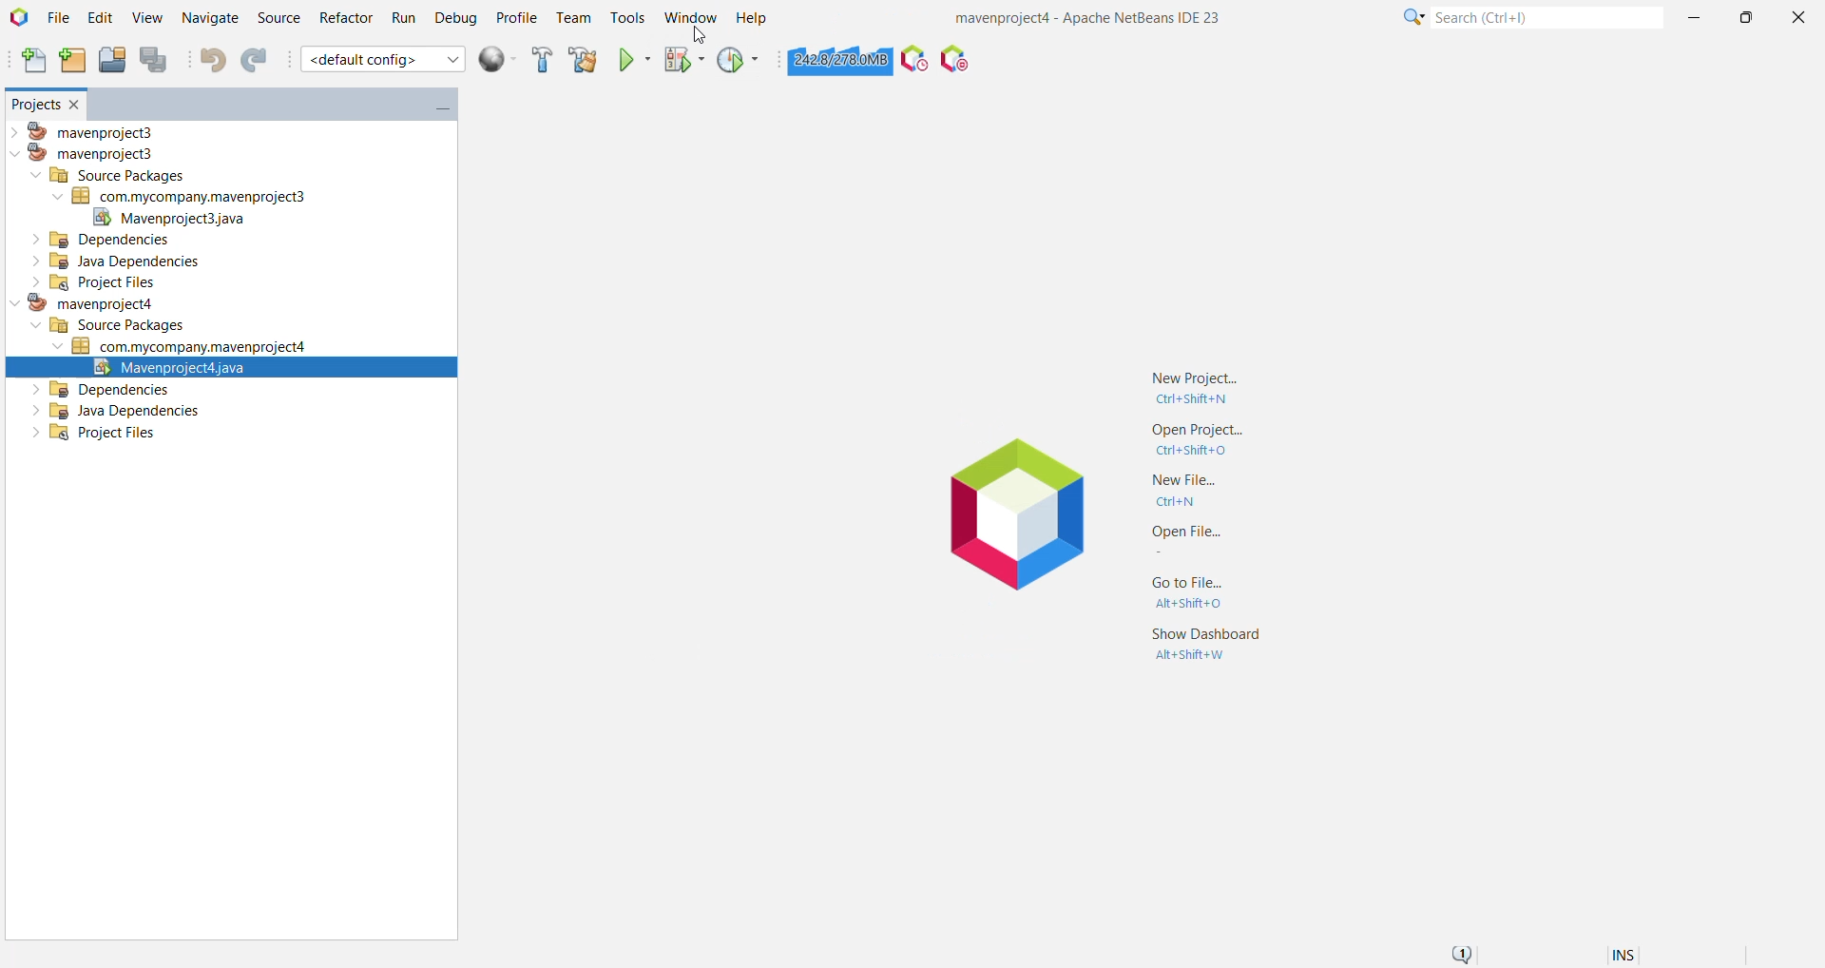 This screenshot has width=1825, height=968. Describe the element at coordinates (1211, 645) in the screenshot. I see `Show Dashboard` at that location.